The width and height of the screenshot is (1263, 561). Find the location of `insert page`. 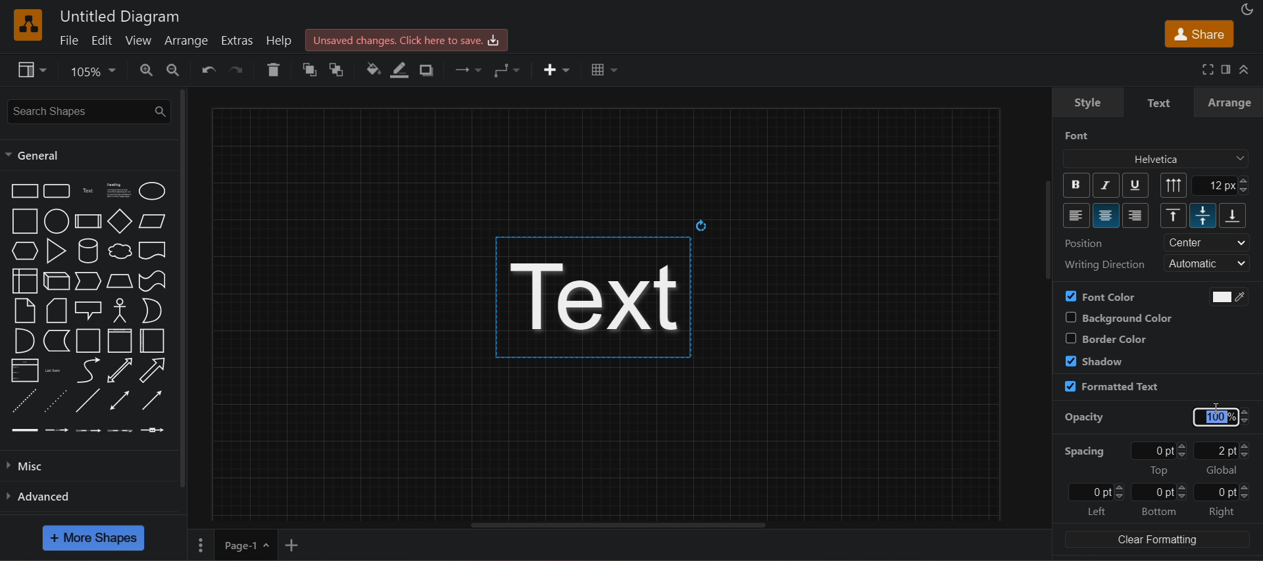

insert page is located at coordinates (291, 545).